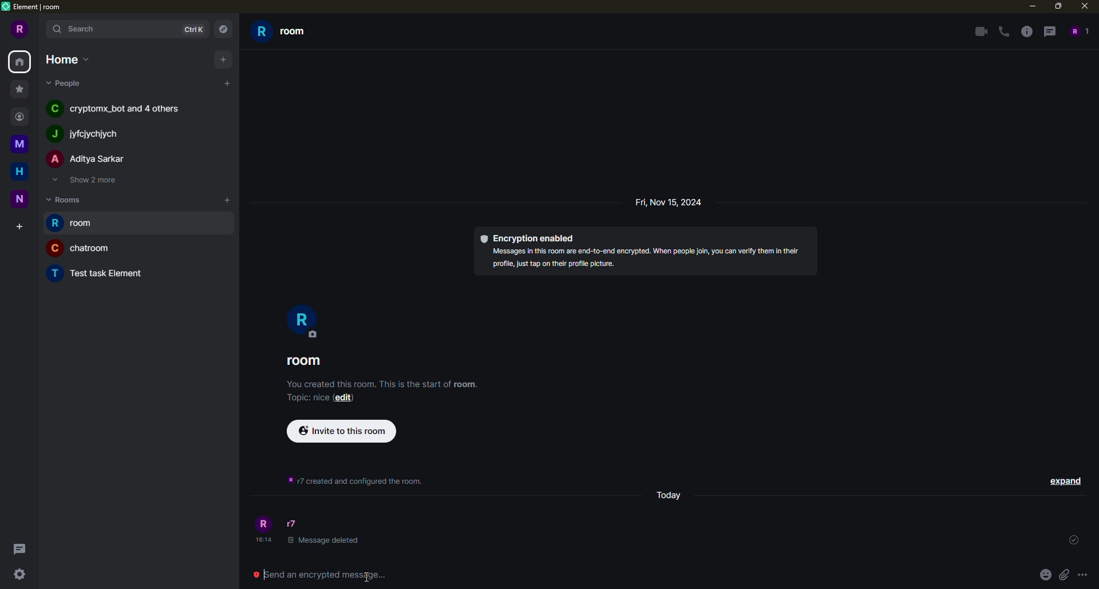  I want to click on info, so click(647, 258).